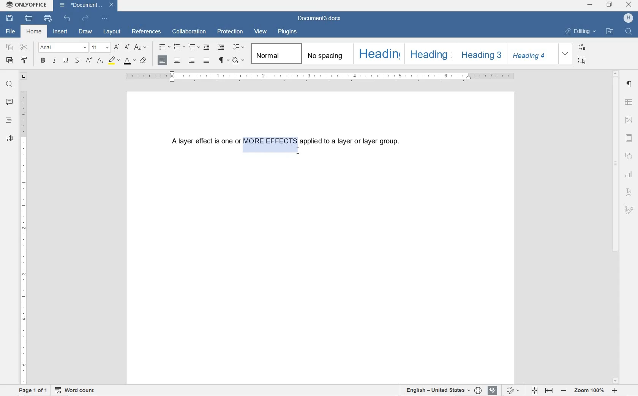  What do you see at coordinates (629, 5) in the screenshot?
I see `CLOSE` at bounding box center [629, 5].